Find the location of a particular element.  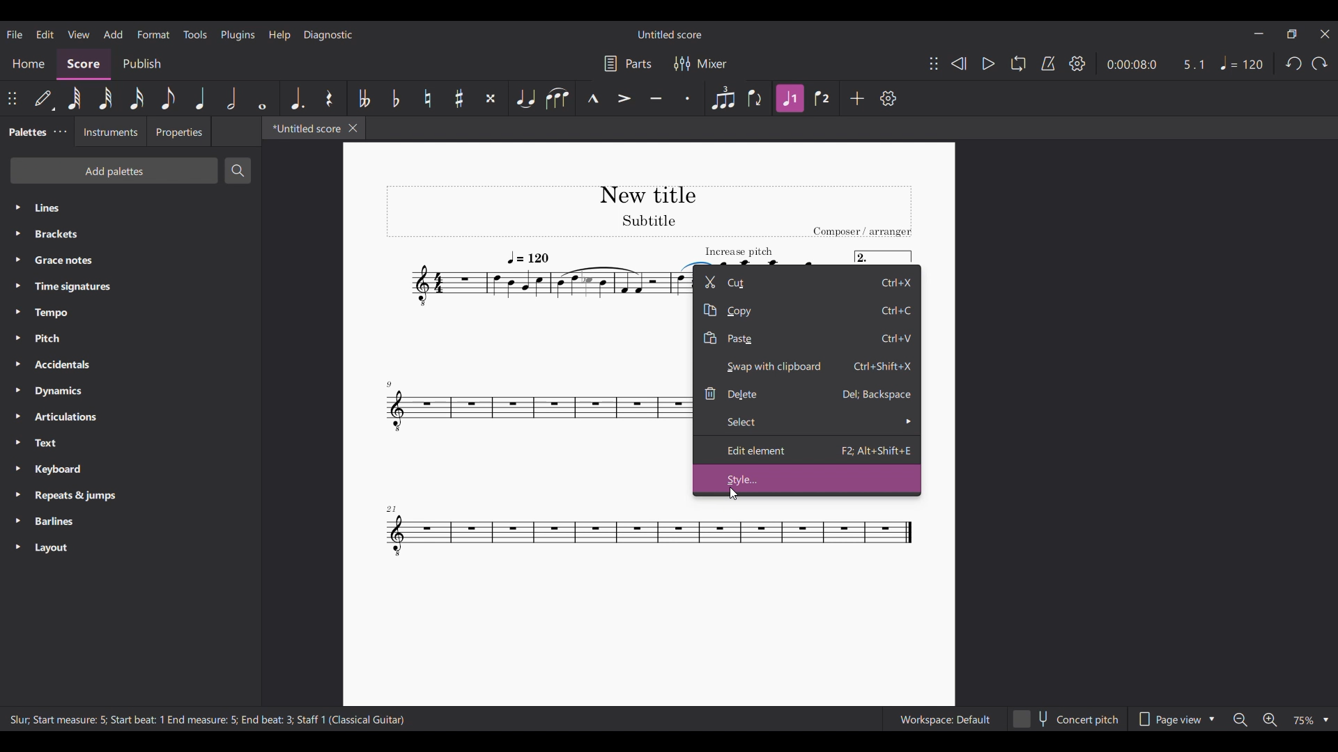

Home section is located at coordinates (29, 64).